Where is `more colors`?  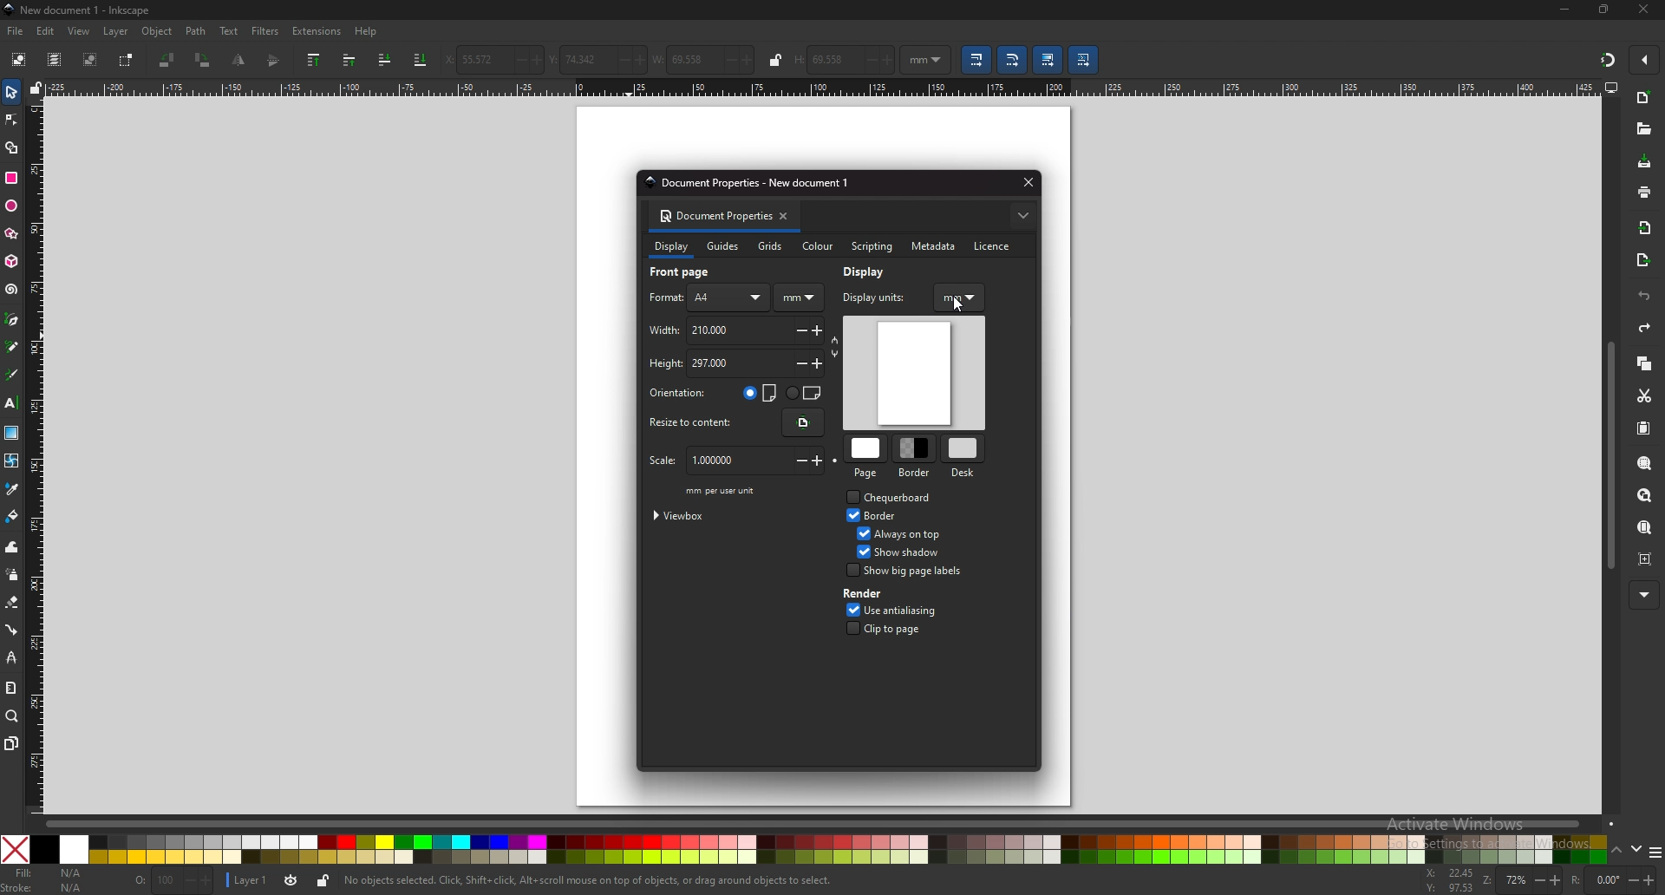 more colors is located at coordinates (1655, 850).